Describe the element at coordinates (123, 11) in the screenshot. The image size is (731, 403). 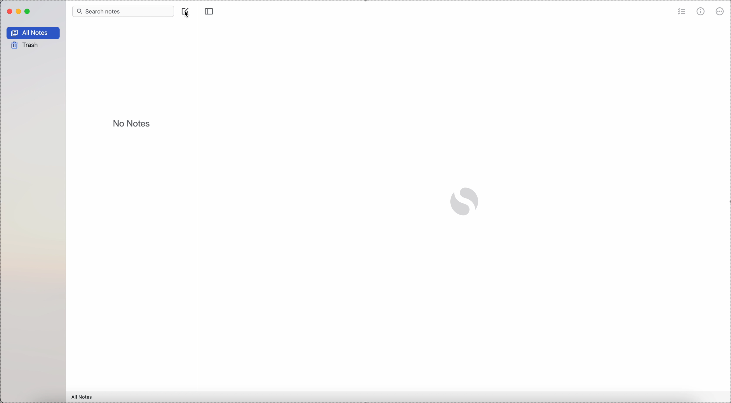
I see `search bar` at that location.